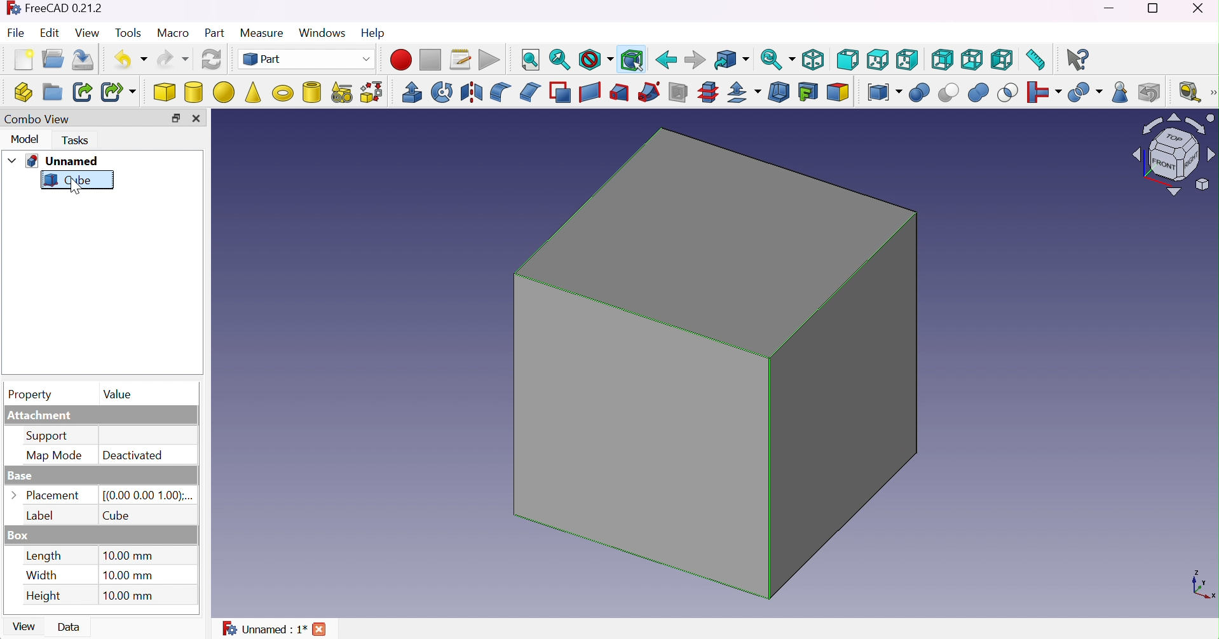 This screenshot has height=639, width=1219. I want to click on Color per face, so click(838, 93).